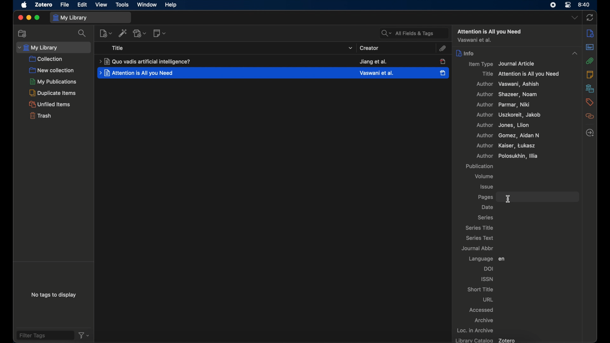  Describe the element at coordinates (64, 4) in the screenshot. I see `file` at that location.